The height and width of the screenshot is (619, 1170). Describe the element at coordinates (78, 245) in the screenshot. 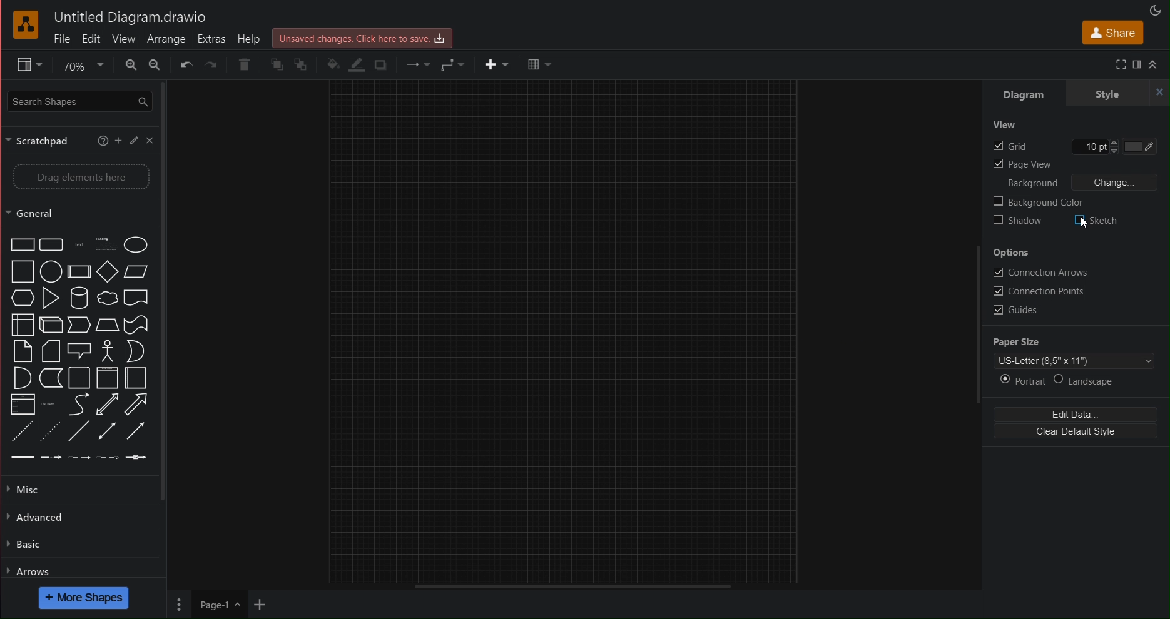

I see `text` at that location.